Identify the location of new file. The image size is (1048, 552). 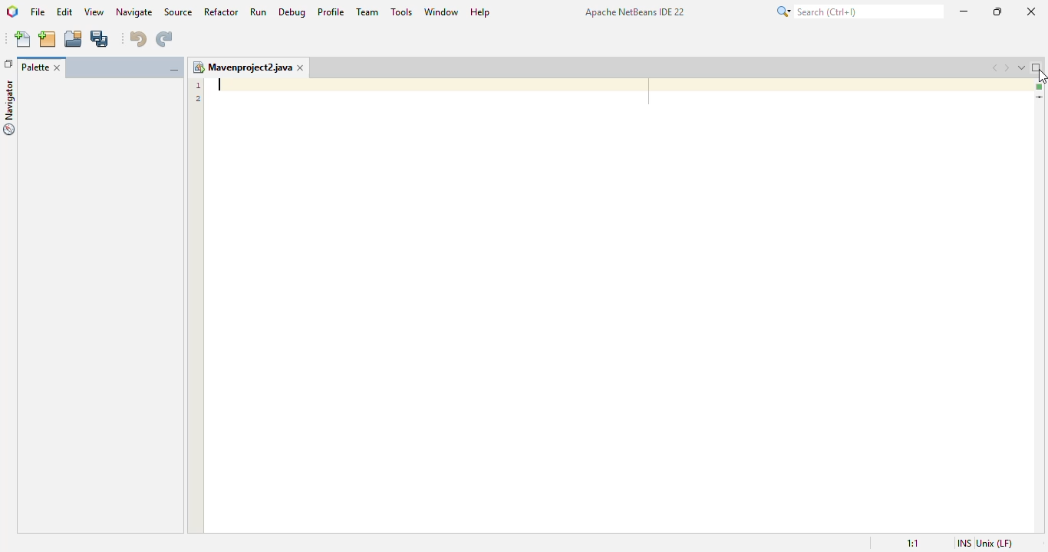
(22, 39).